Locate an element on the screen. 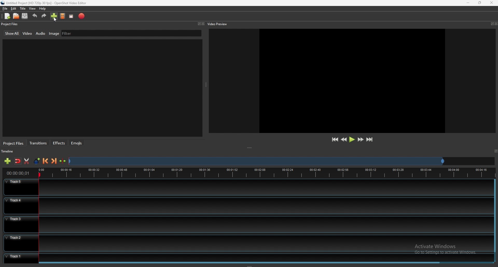 Image resolution: width=498 pixels, height=267 pixels. file is located at coordinates (6, 9).